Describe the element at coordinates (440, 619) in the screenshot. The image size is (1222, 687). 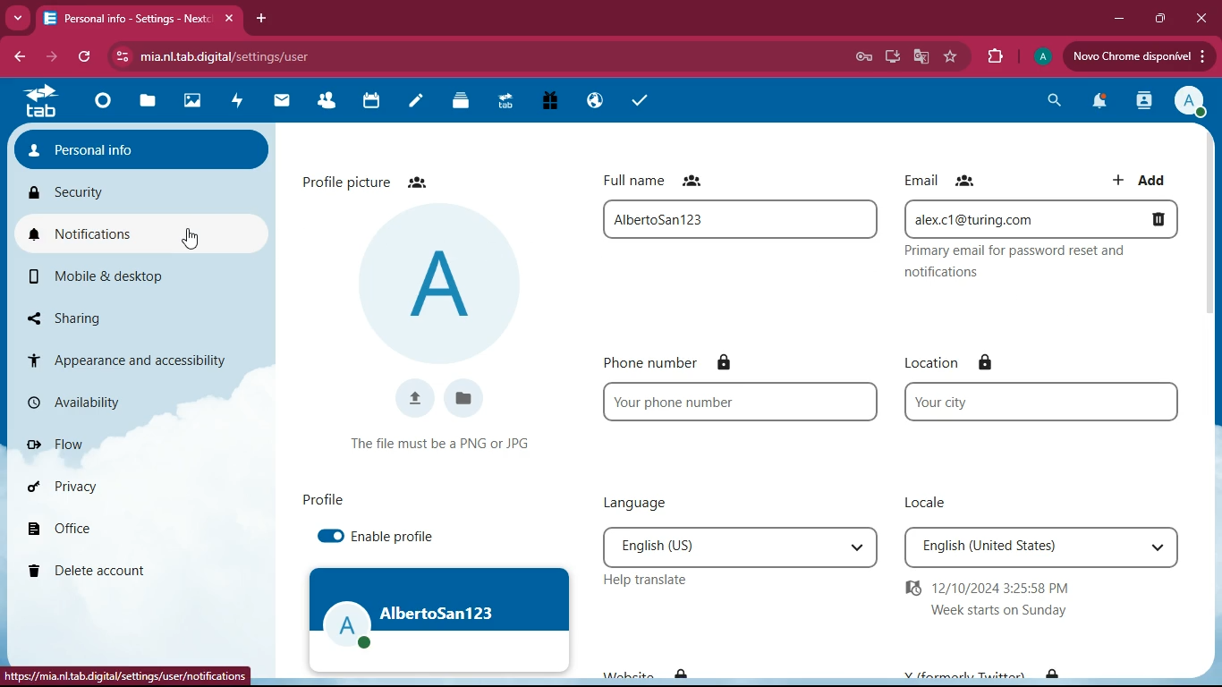
I see `profile` at that location.